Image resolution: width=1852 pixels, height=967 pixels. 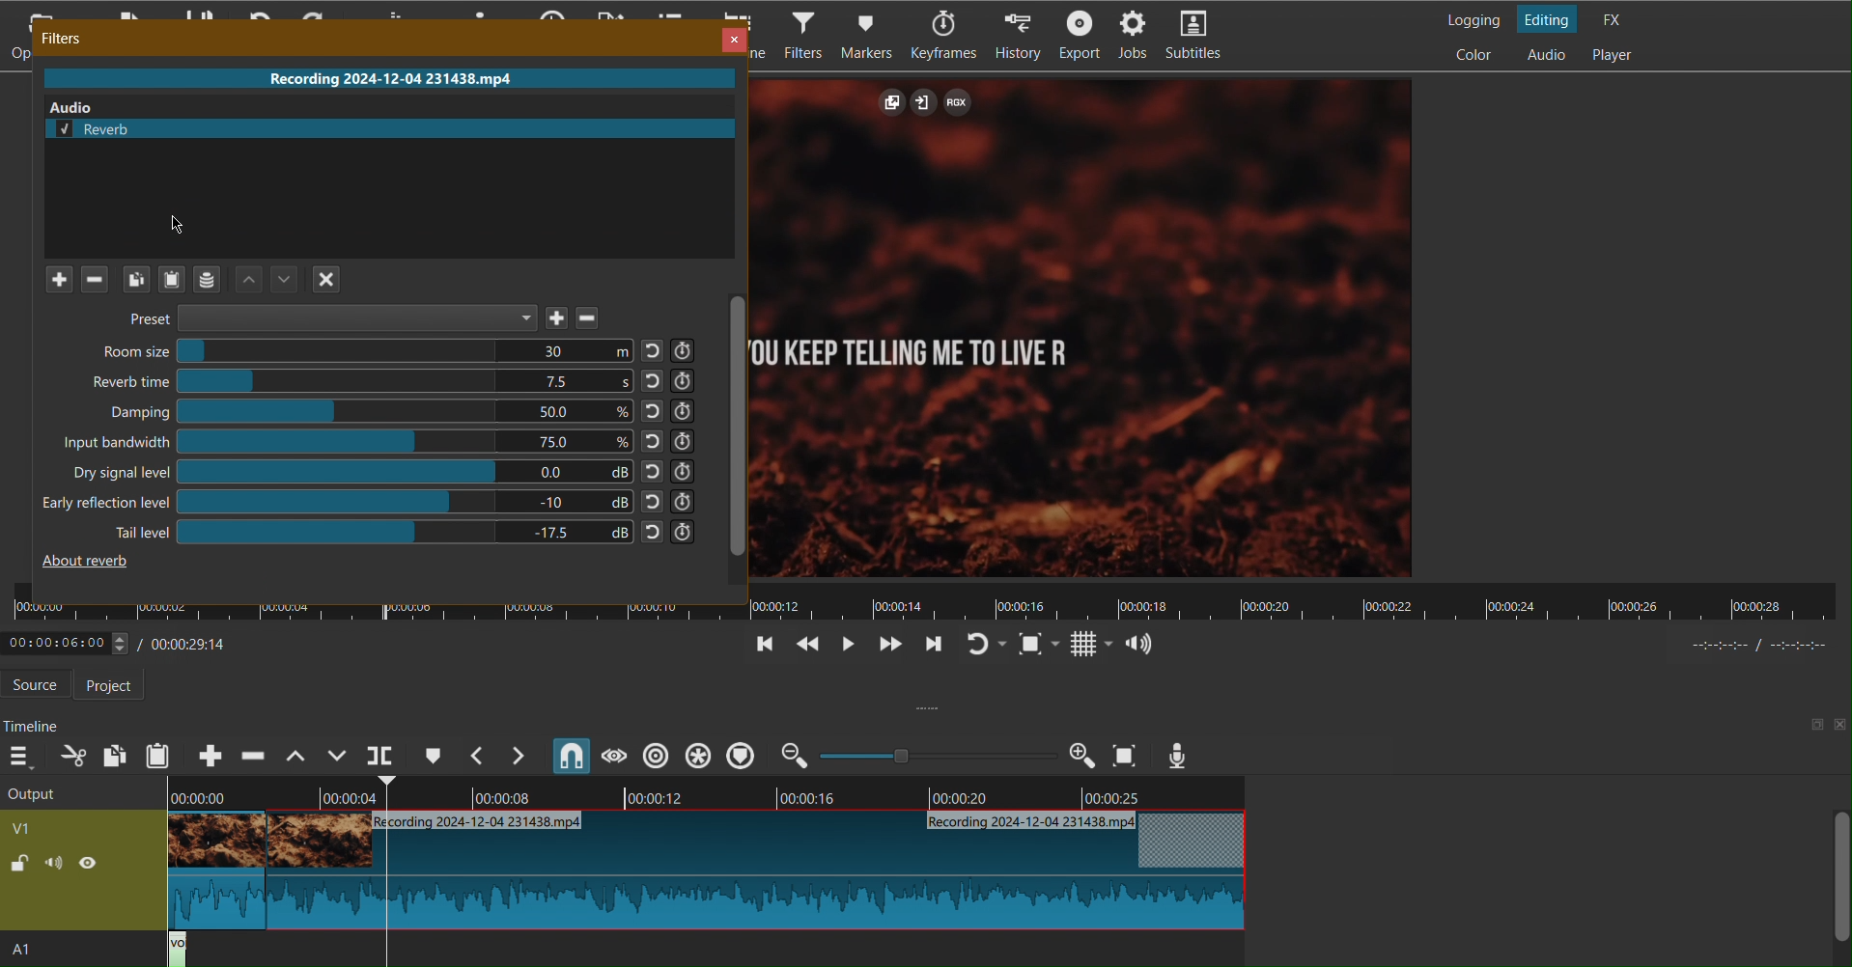 I want to click on Play, so click(x=845, y=646).